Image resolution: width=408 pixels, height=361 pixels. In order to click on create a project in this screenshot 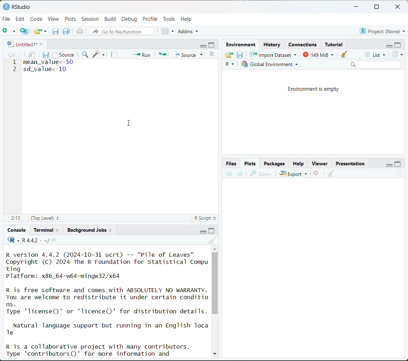, I will do `click(24, 31)`.